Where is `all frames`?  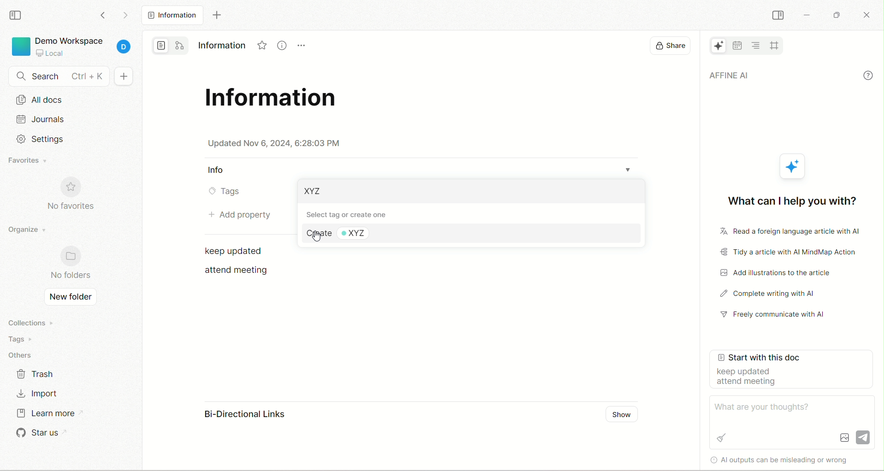 all frames is located at coordinates (774, 45).